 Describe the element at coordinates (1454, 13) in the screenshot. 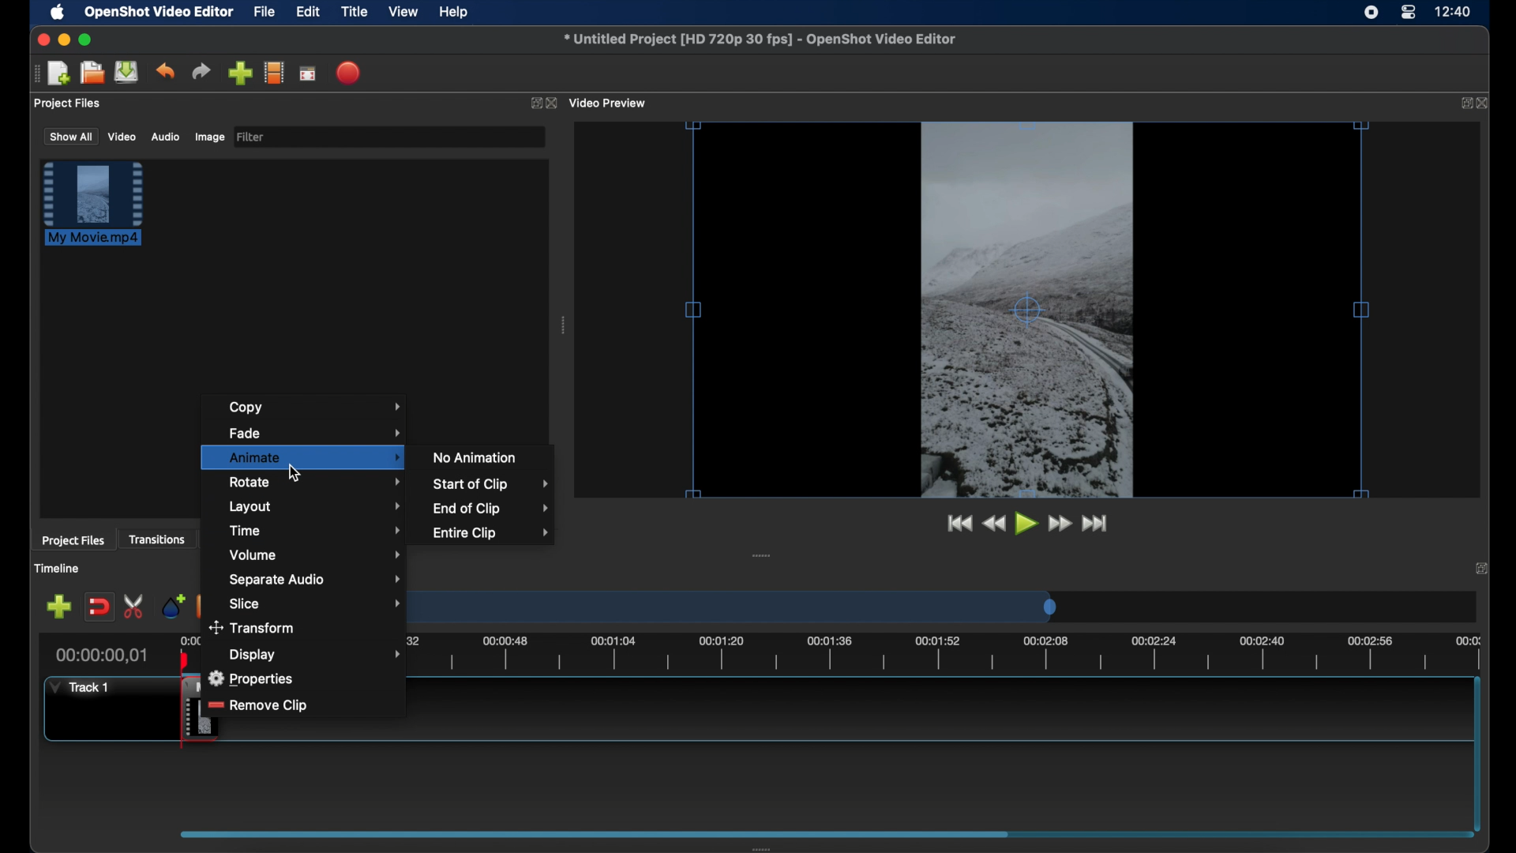

I see `time` at that location.